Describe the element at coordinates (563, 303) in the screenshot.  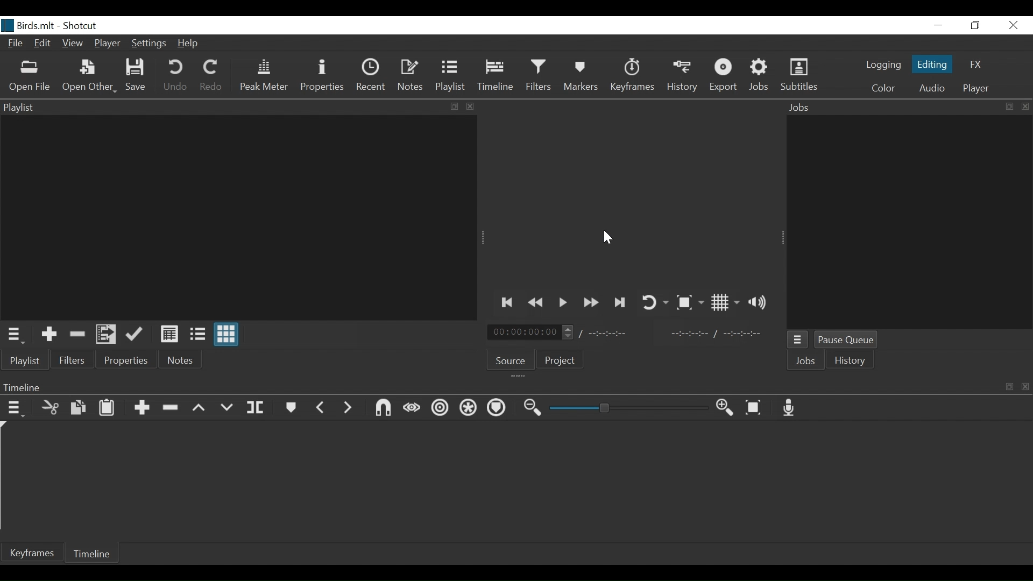
I see `Toggle play or pause (space)` at that location.